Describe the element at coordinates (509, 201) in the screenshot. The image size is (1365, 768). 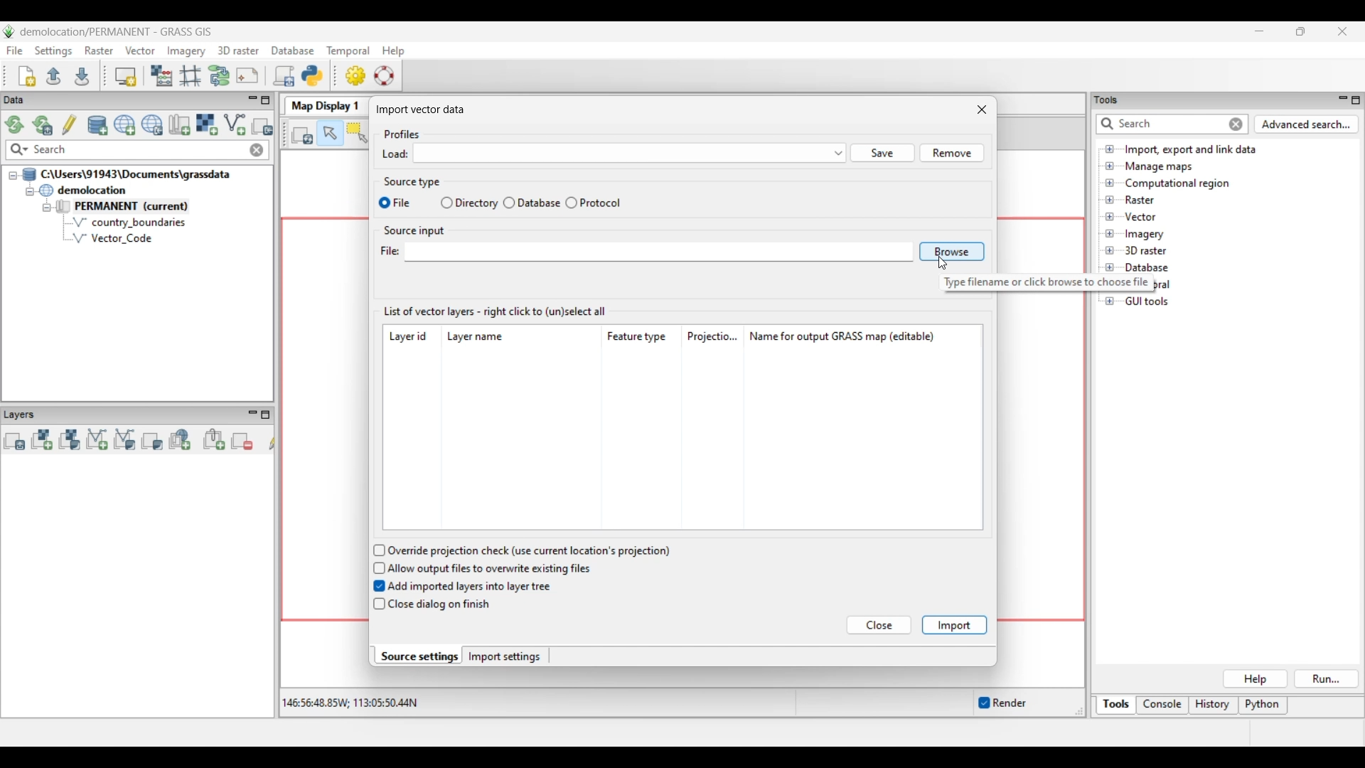
I see `select` at that location.